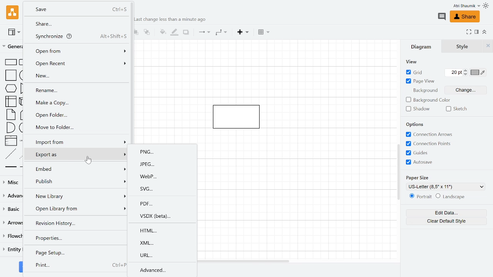  Describe the element at coordinates (164, 231) in the screenshot. I see `HTML` at that location.